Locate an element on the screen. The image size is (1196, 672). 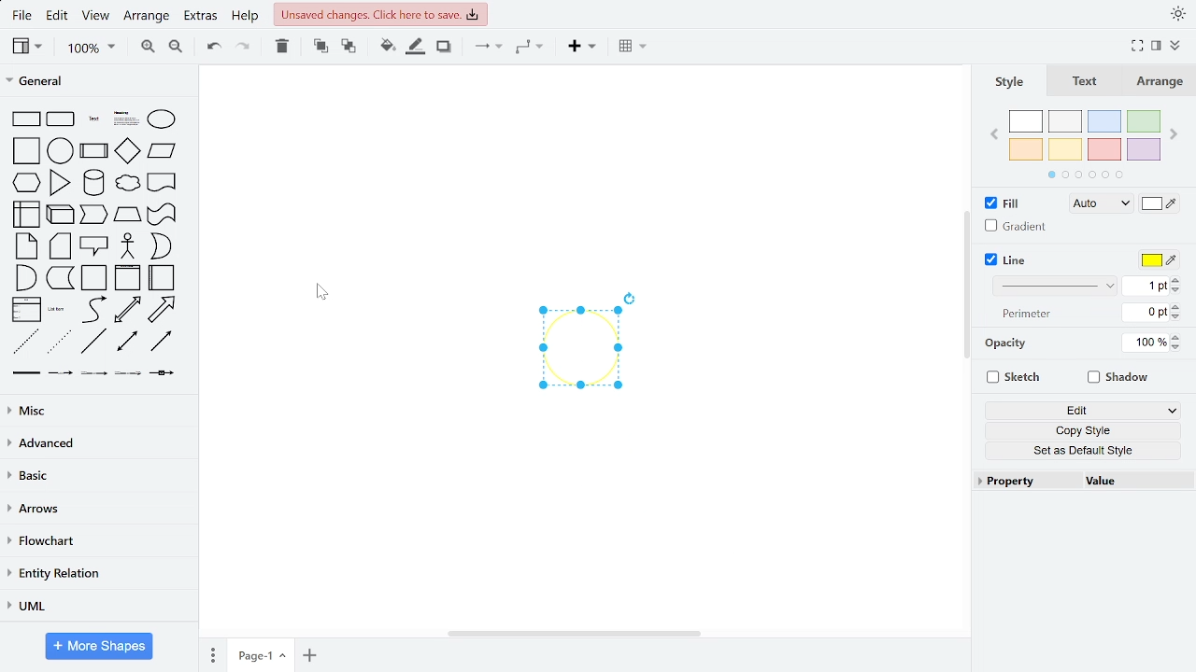
arrows is located at coordinates (97, 508).